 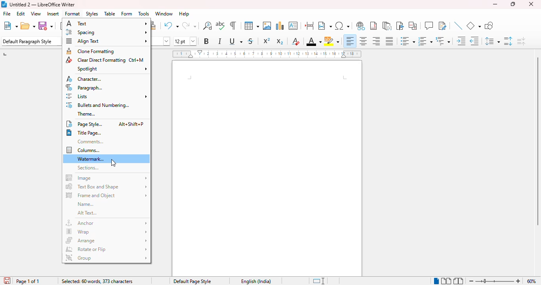 I want to click on spotlight, so click(x=112, y=69).